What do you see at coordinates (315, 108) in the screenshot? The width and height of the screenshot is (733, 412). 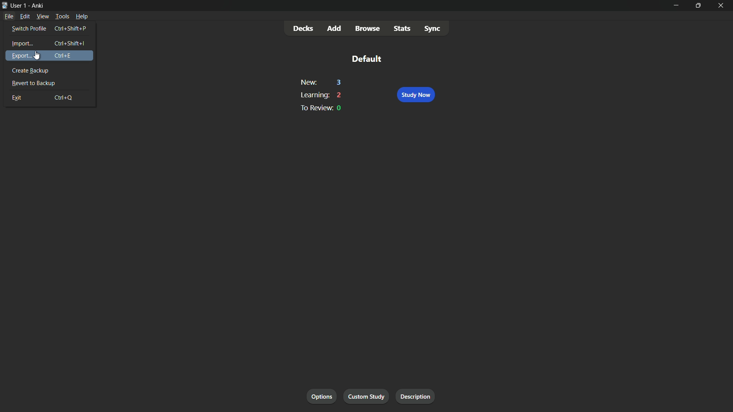 I see `to review` at bounding box center [315, 108].